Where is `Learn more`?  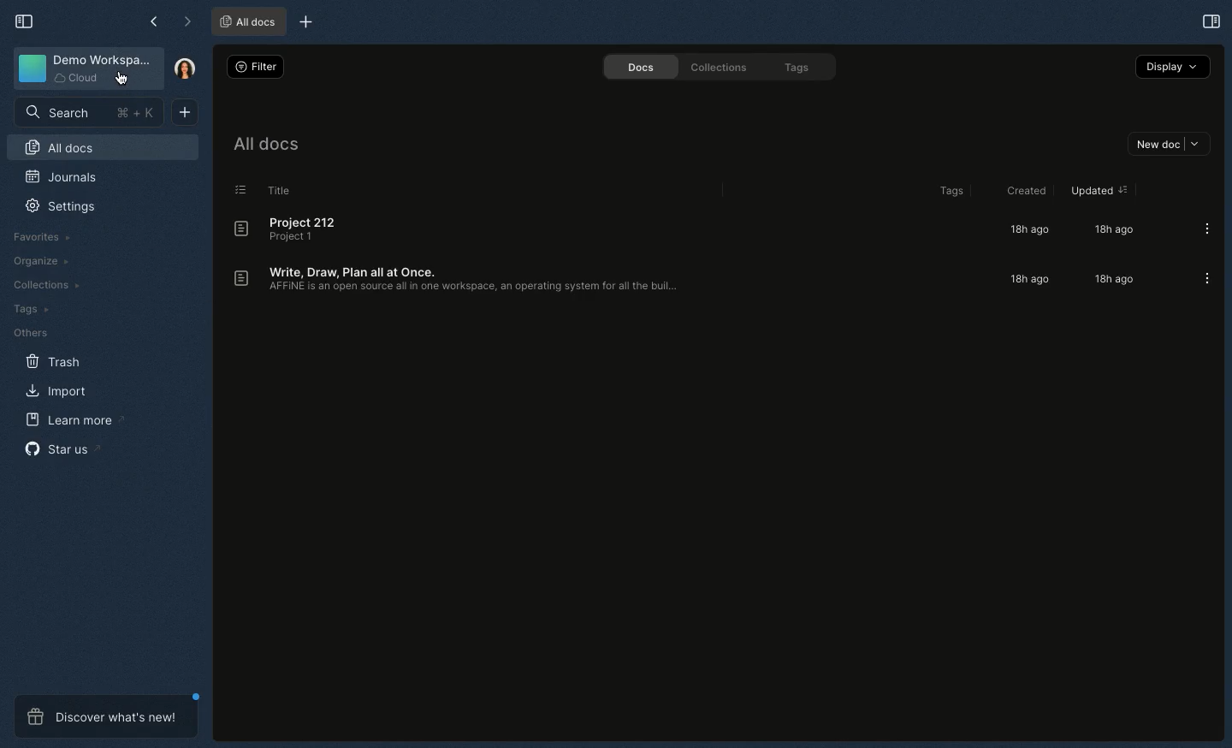 Learn more is located at coordinates (70, 419).